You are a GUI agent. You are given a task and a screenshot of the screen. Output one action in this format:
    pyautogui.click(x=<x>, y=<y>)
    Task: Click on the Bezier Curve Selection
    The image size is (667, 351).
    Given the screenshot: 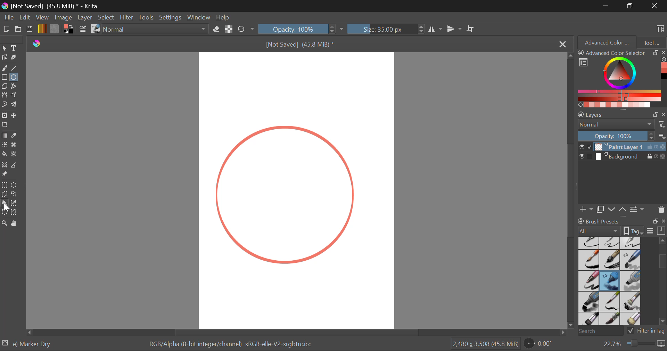 What is the action you would take?
    pyautogui.click(x=4, y=212)
    